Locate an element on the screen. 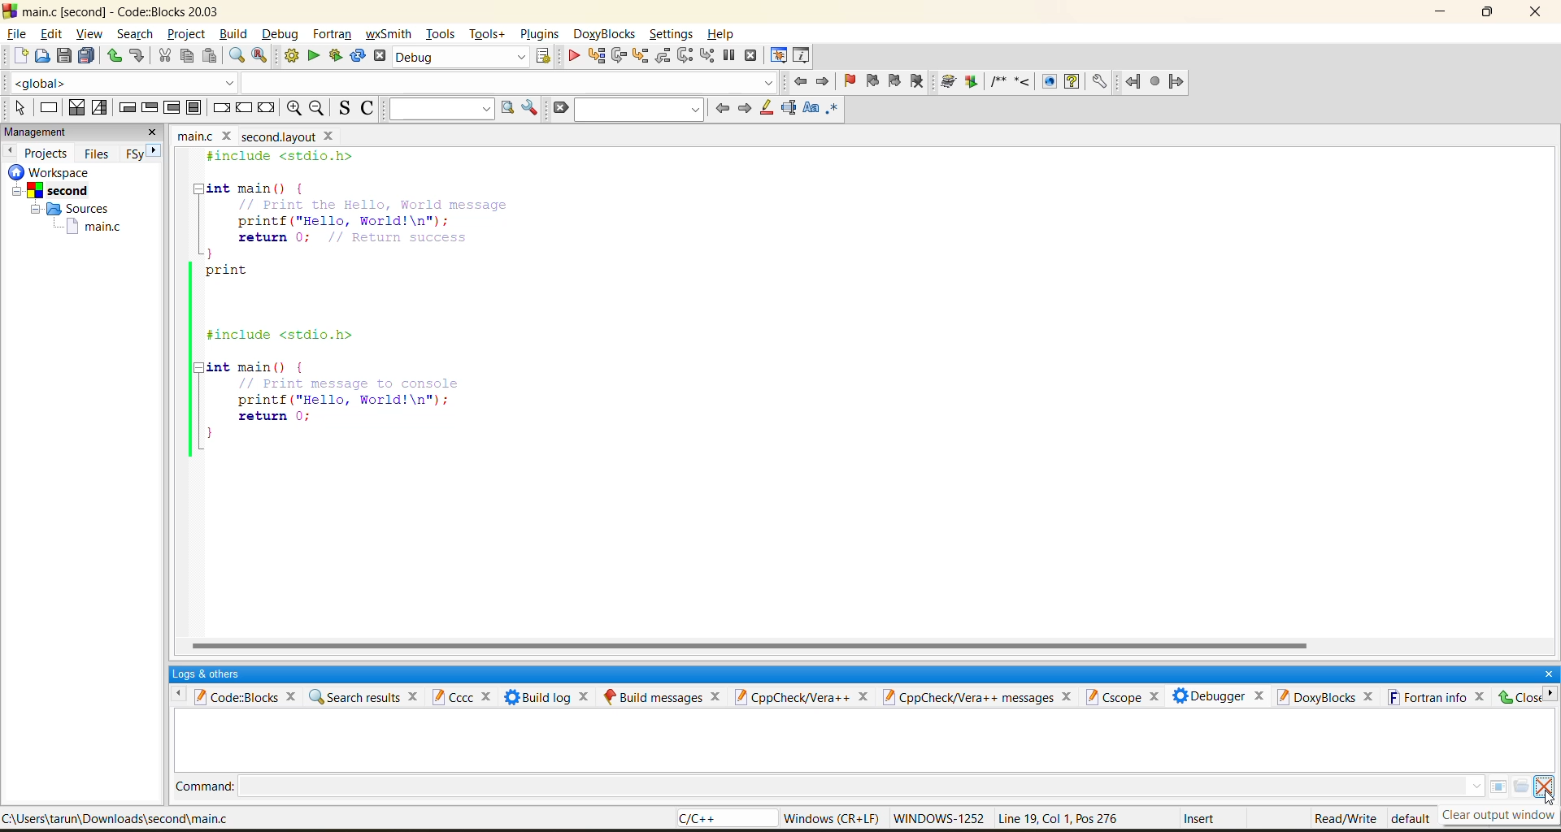 This screenshot has height=832, width=1561. debugging console cleared is located at coordinates (845, 745).